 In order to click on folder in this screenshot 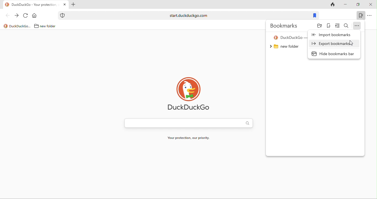, I will do `click(320, 26)`.